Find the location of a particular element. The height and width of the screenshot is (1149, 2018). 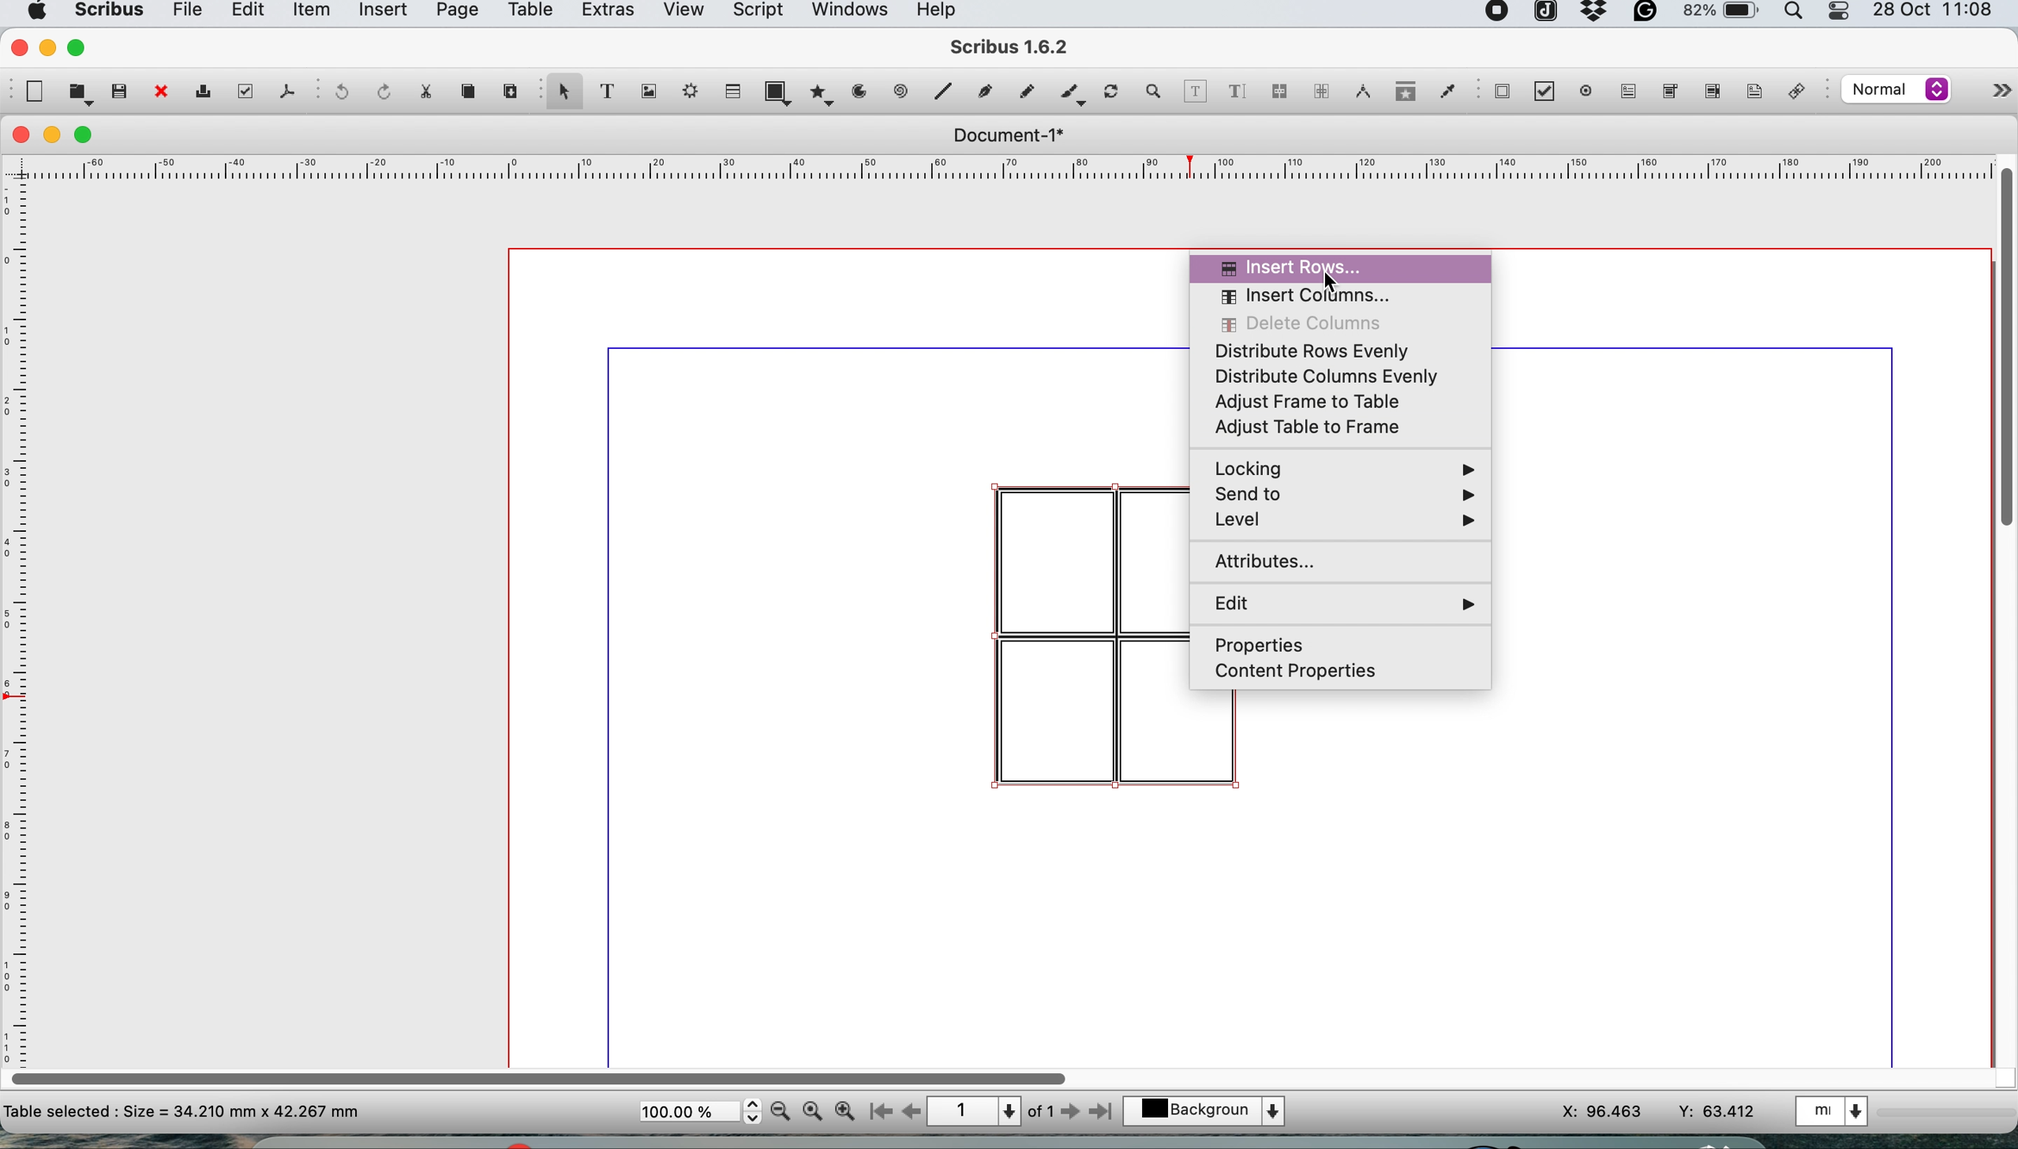

edit is located at coordinates (1346, 603).